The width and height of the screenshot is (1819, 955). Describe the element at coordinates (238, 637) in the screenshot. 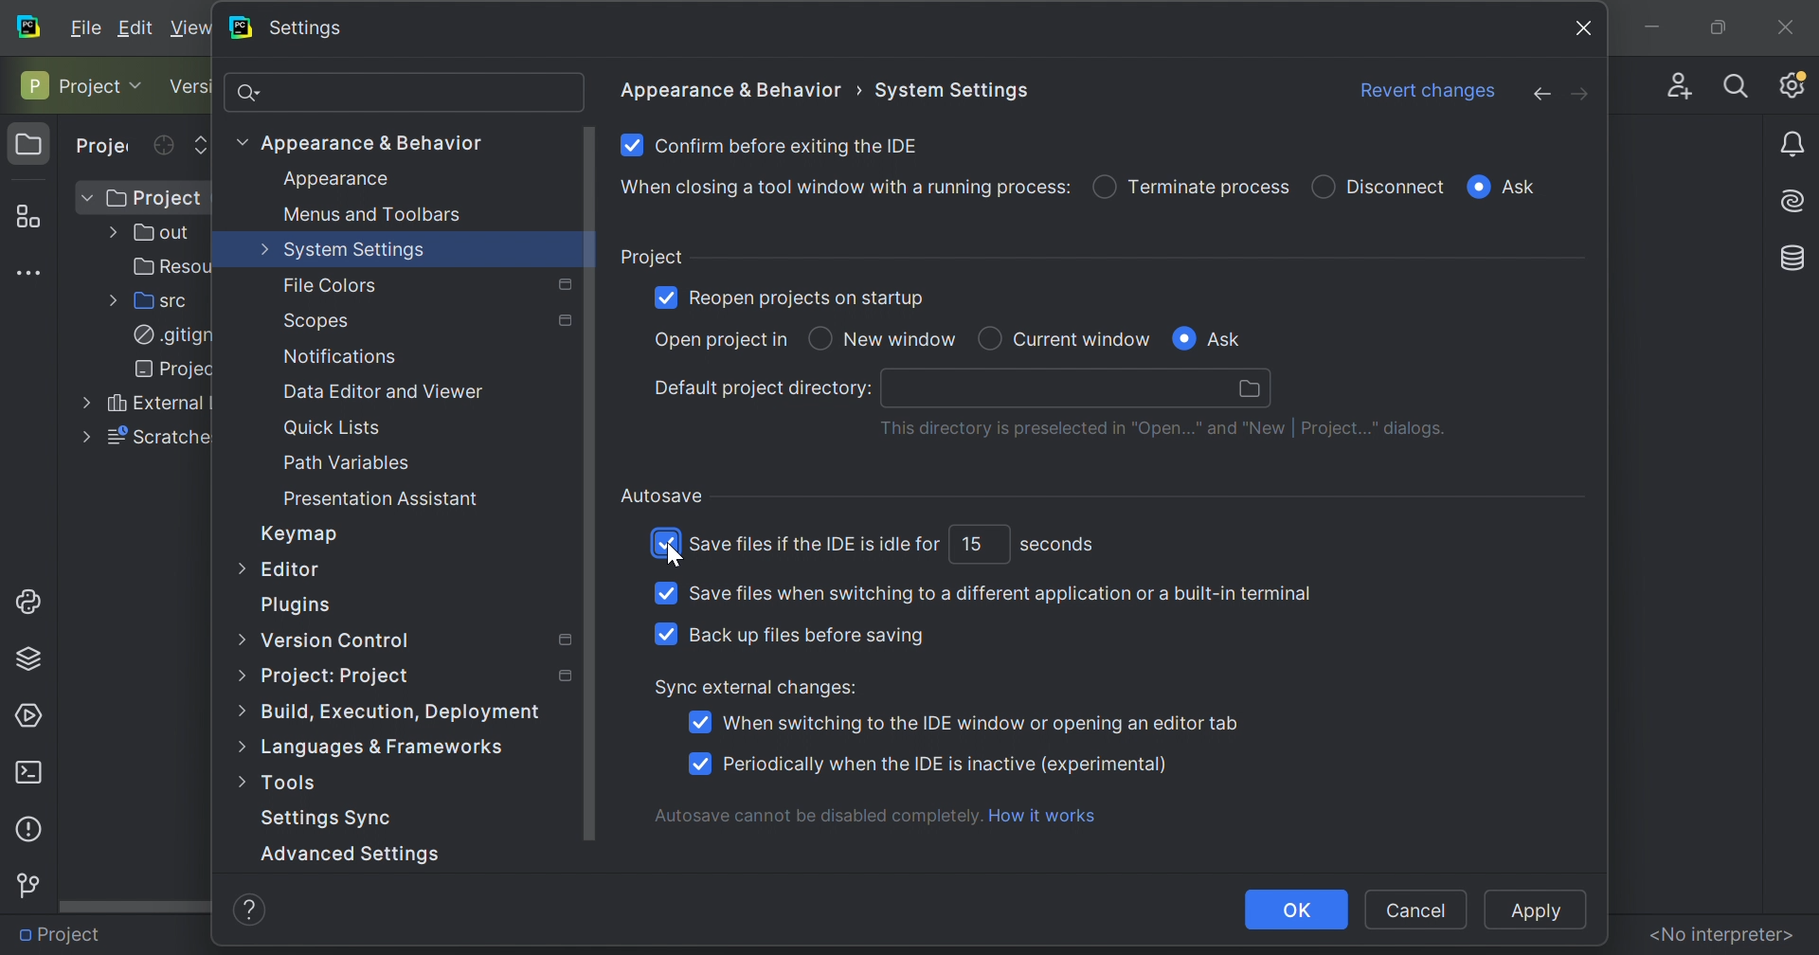

I see `More` at that location.